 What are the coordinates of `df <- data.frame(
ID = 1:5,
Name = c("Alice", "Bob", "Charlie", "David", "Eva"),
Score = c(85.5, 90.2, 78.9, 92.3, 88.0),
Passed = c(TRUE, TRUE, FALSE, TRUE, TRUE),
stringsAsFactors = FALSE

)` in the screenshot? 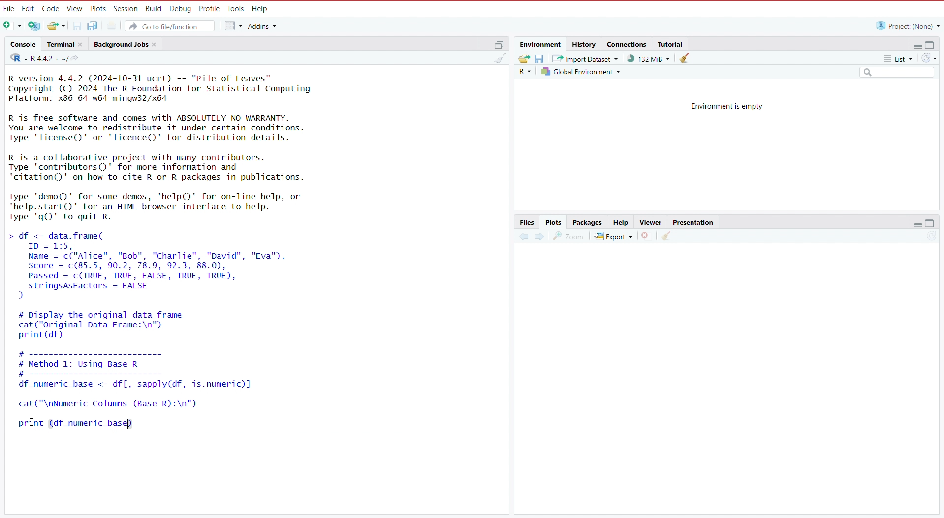 It's located at (160, 265).